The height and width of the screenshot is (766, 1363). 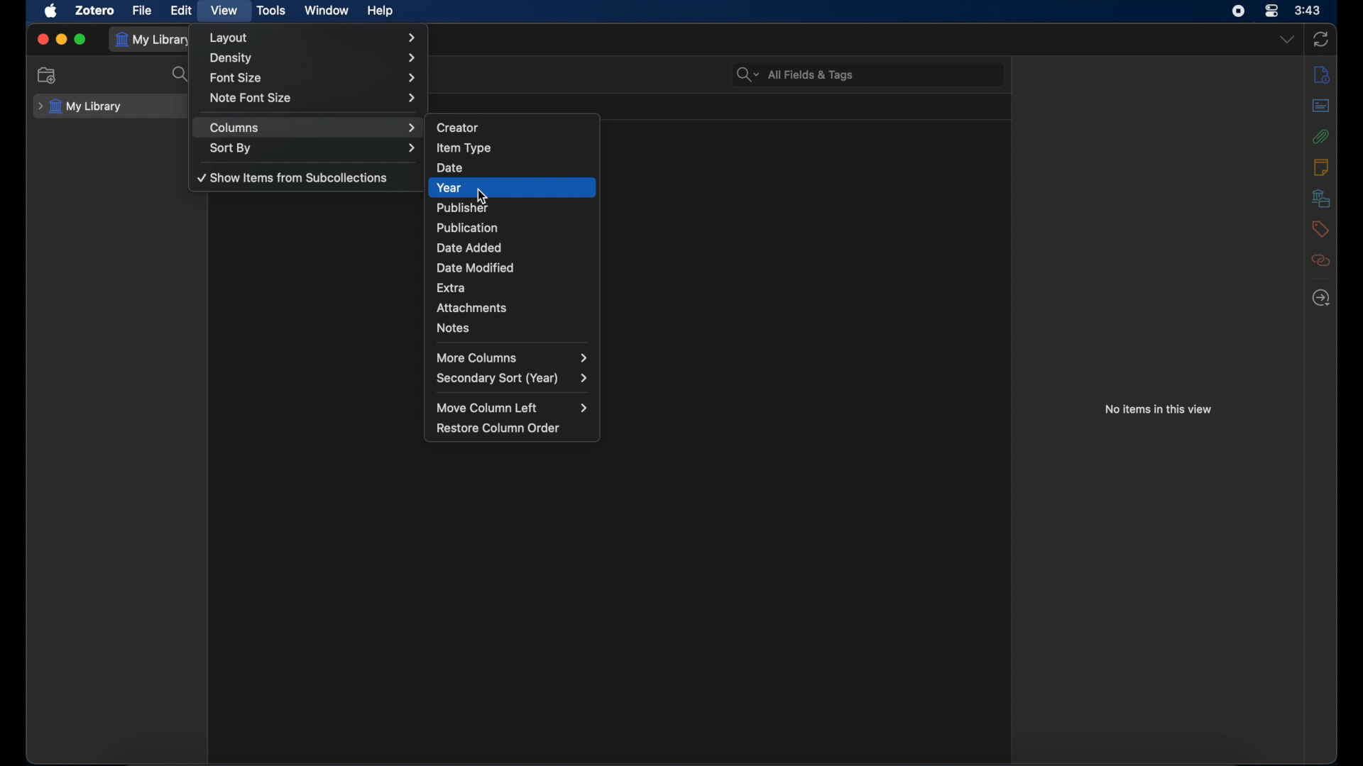 What do you see at coordinates (314, 38) in the screenshot?
I see `layout` at bounding box center [314, 38].